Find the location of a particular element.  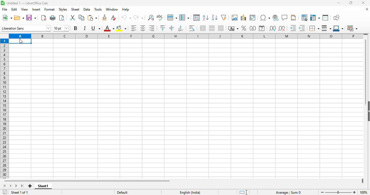

add decimal is located at coordinates (272, 28).